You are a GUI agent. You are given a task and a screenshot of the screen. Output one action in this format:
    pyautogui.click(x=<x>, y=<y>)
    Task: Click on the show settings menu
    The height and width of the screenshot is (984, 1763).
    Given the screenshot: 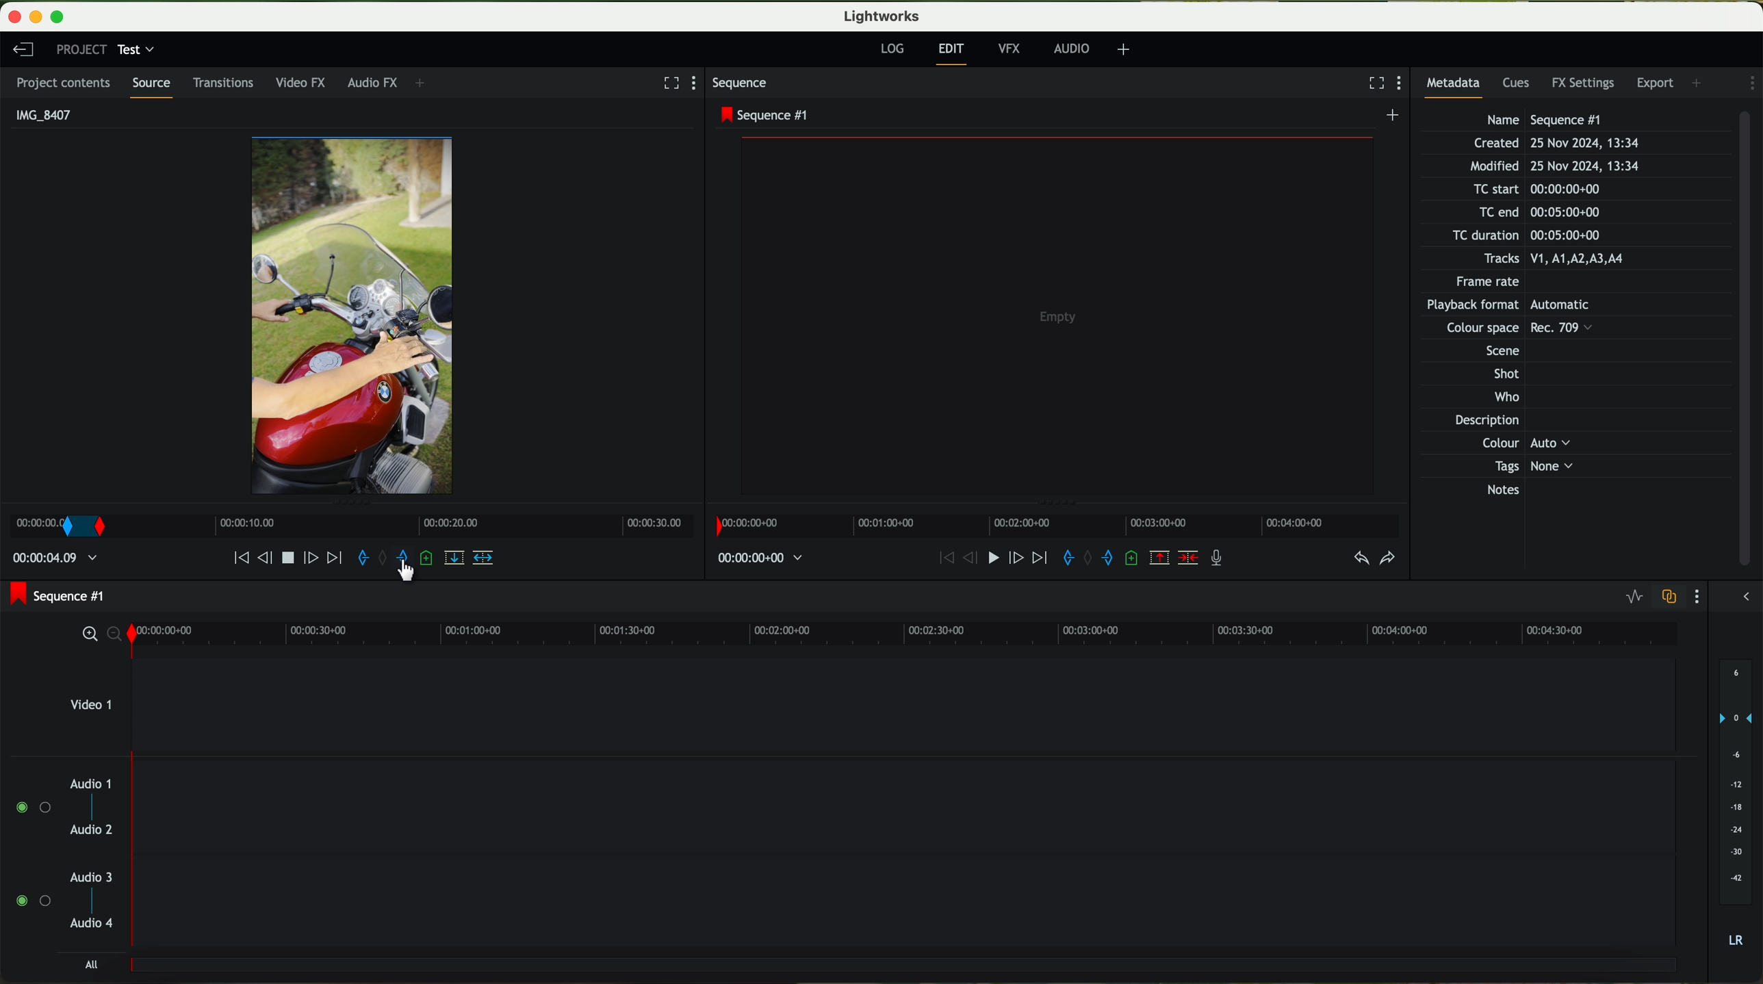 What is the action you would take?
    pyautogui.click(x=699, y=83)
    